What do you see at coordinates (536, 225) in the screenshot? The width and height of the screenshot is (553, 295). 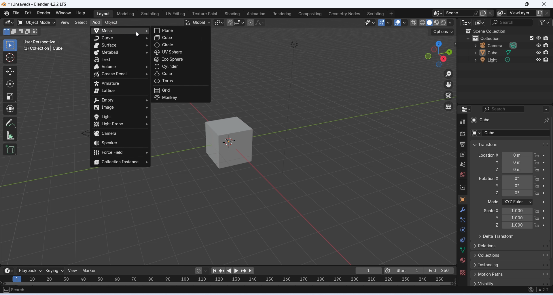 I see `lock location` at bounding box center [536, 225].